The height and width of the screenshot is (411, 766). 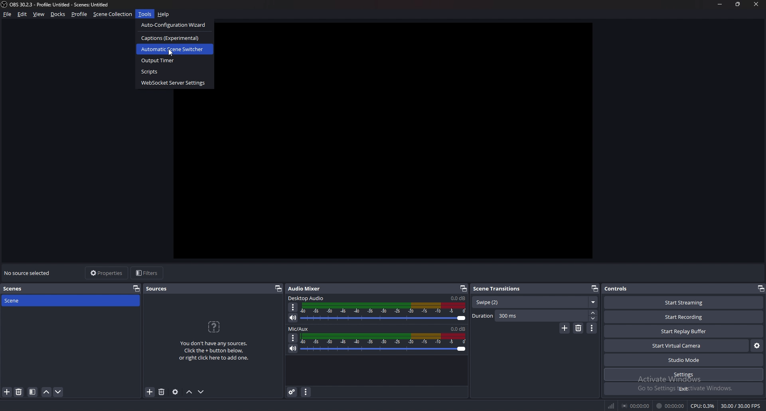 What do you see at coordinates (592, 328) in the screenshot?
I see `transition properties` at bounding box center [592, 328].